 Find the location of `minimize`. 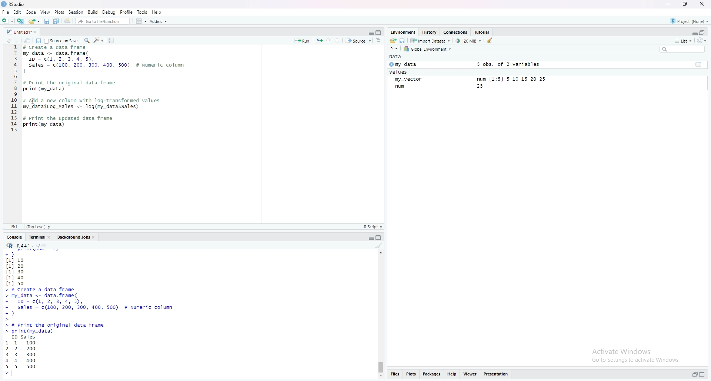

minimize is located at coordinates (693, 33).